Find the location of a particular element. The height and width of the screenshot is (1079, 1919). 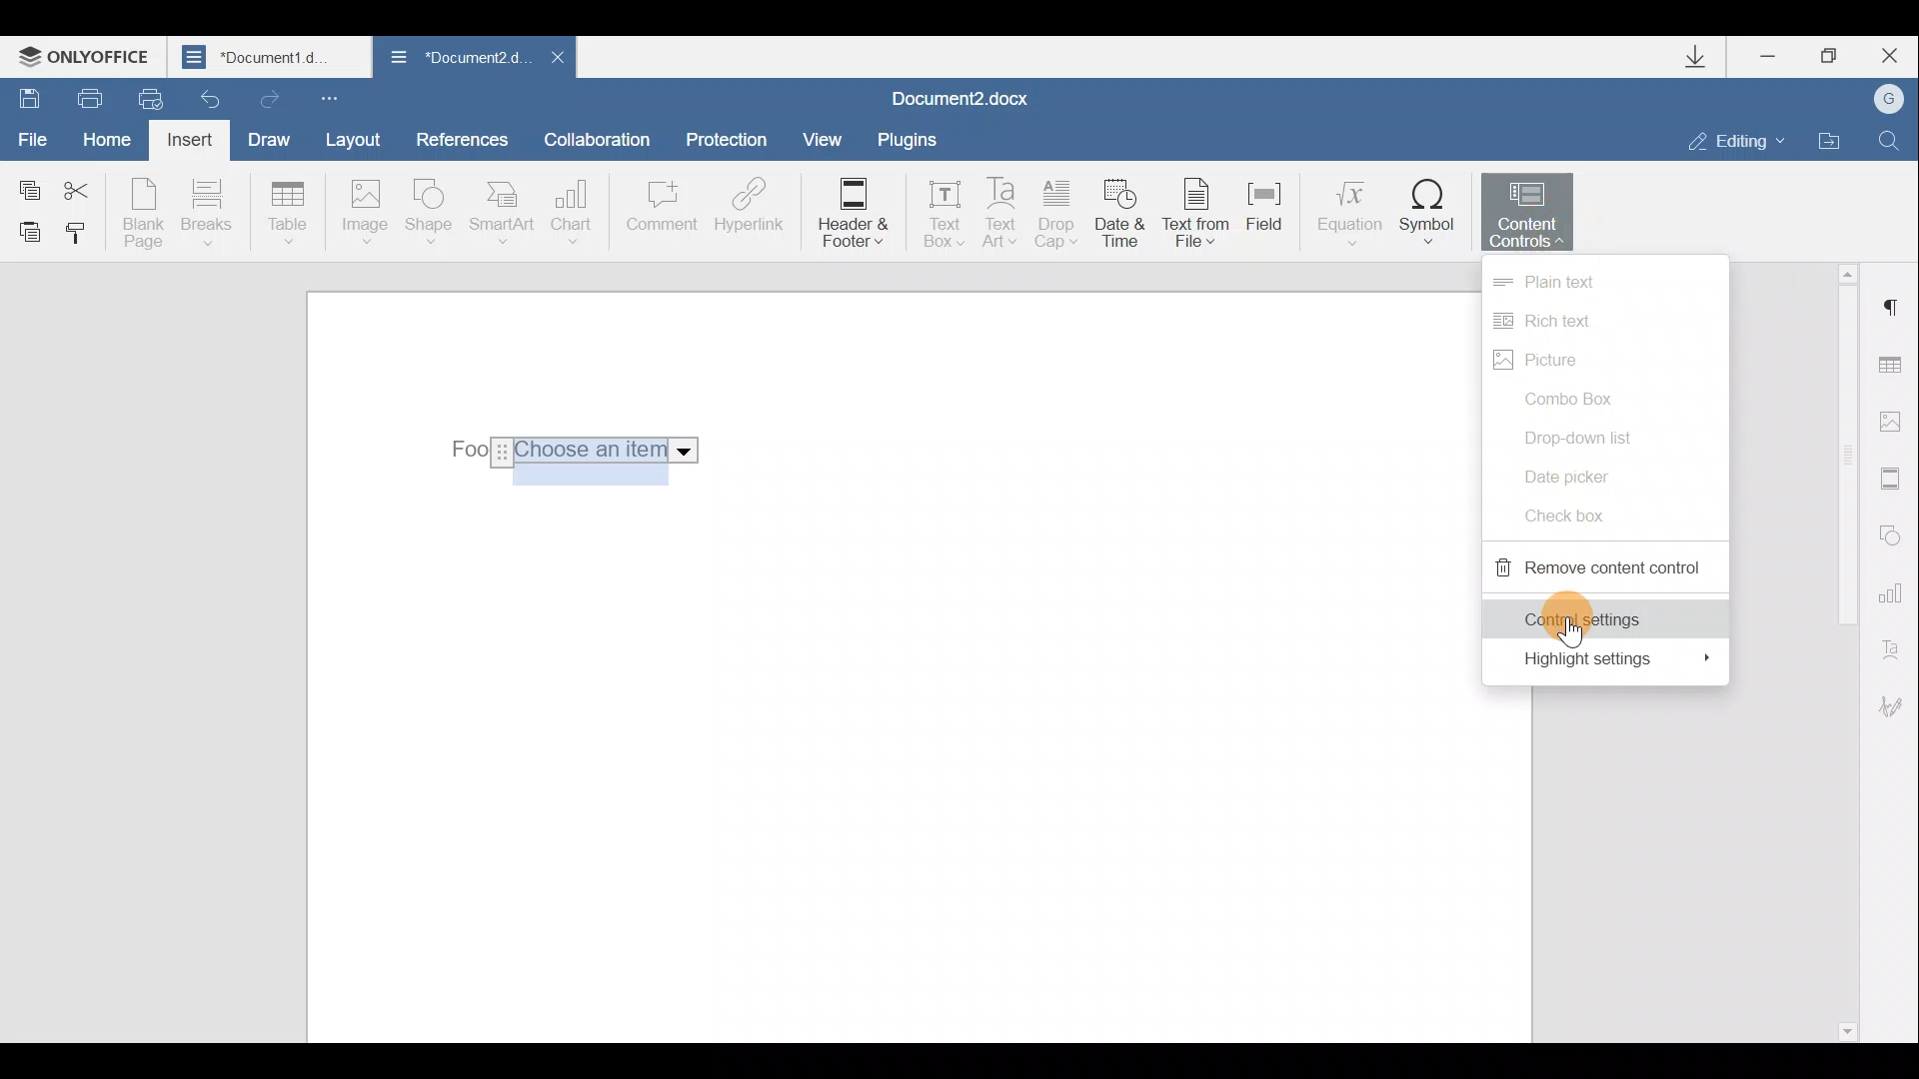

References is located at coordinates (461, 137).